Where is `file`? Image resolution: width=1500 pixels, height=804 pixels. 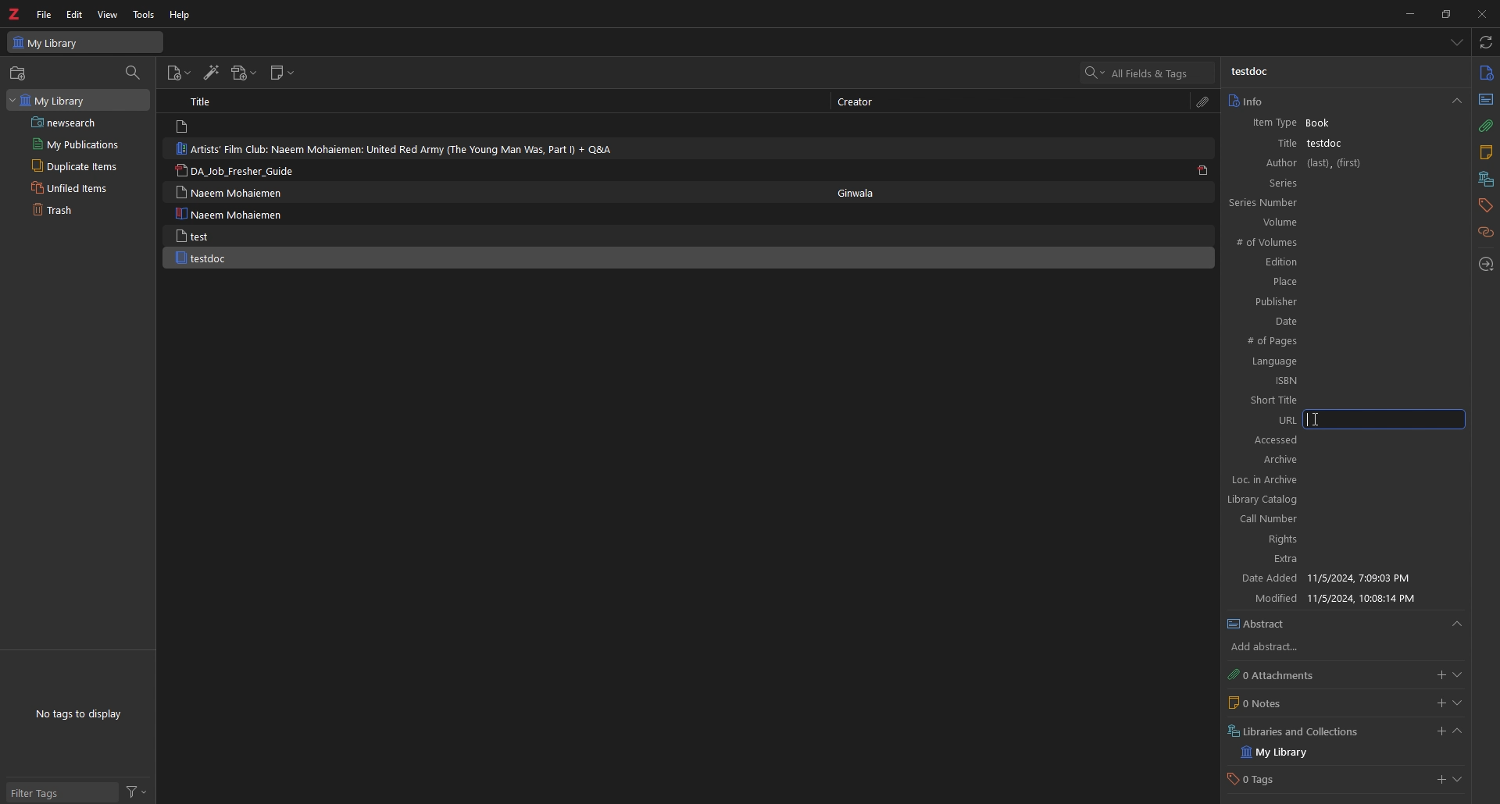
file is located at coordinates (45, 15).